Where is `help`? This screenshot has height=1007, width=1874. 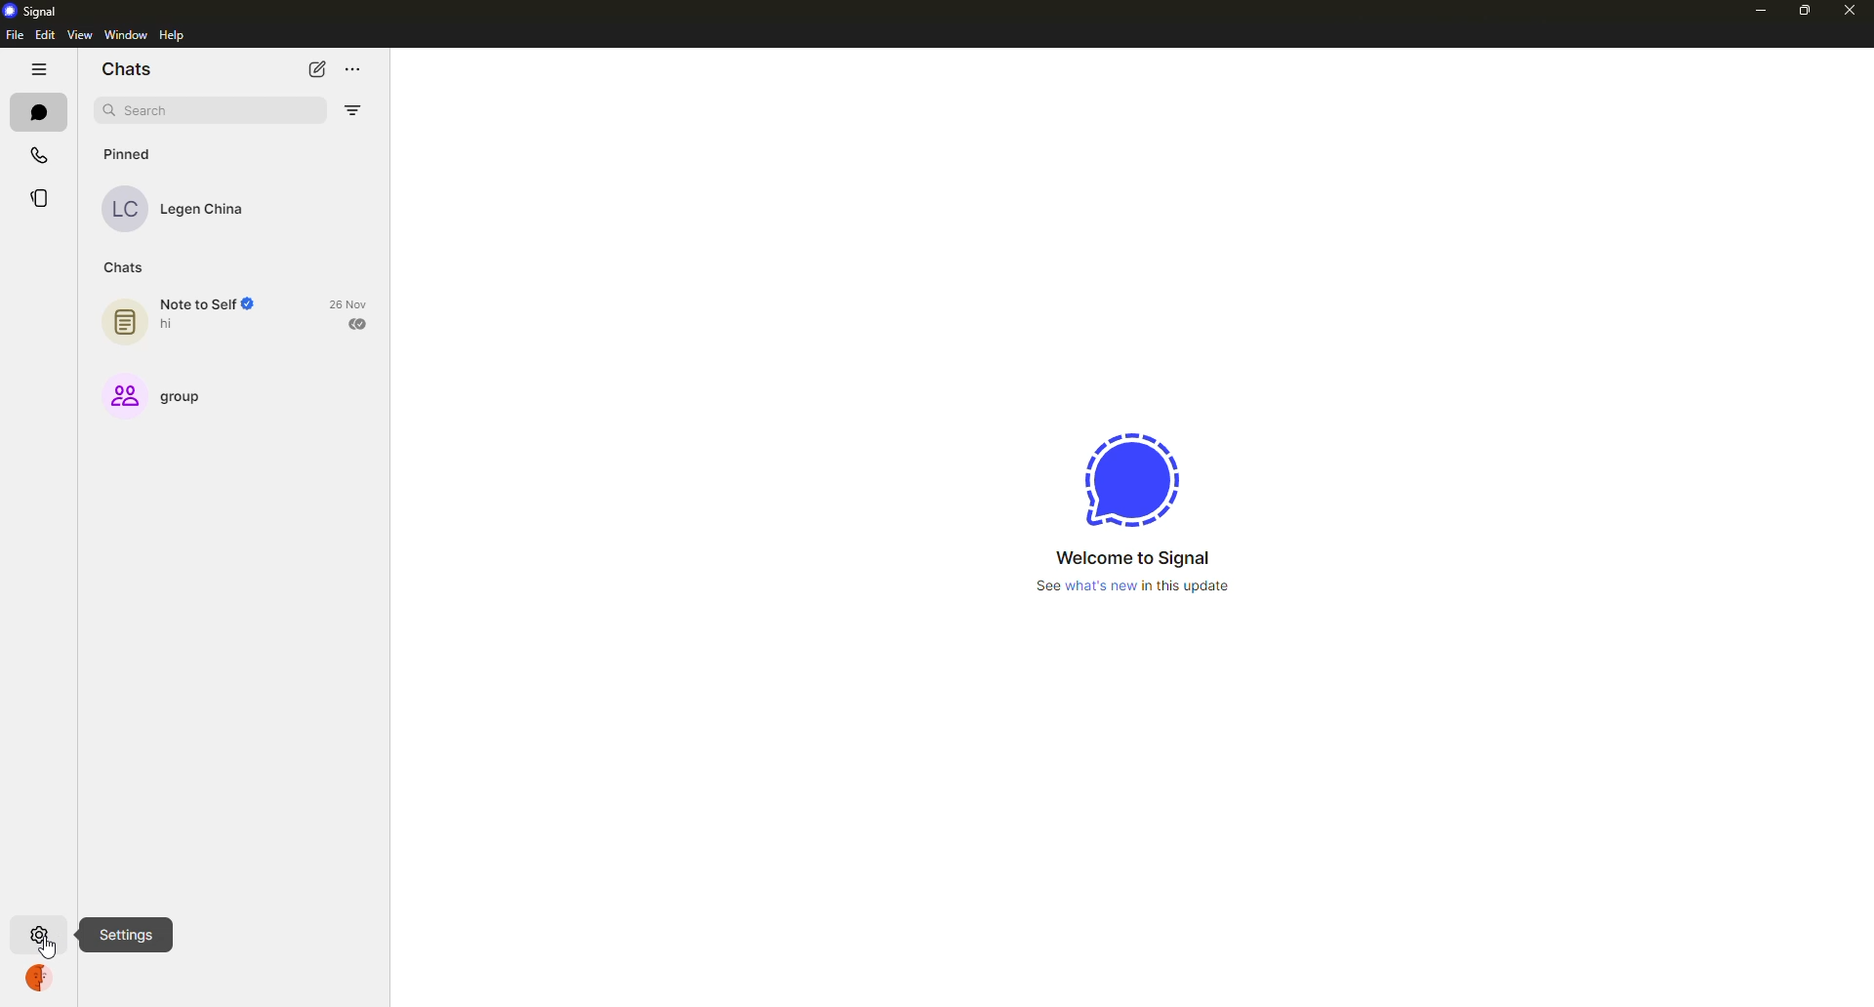 help is located at coordinates (174, 36).